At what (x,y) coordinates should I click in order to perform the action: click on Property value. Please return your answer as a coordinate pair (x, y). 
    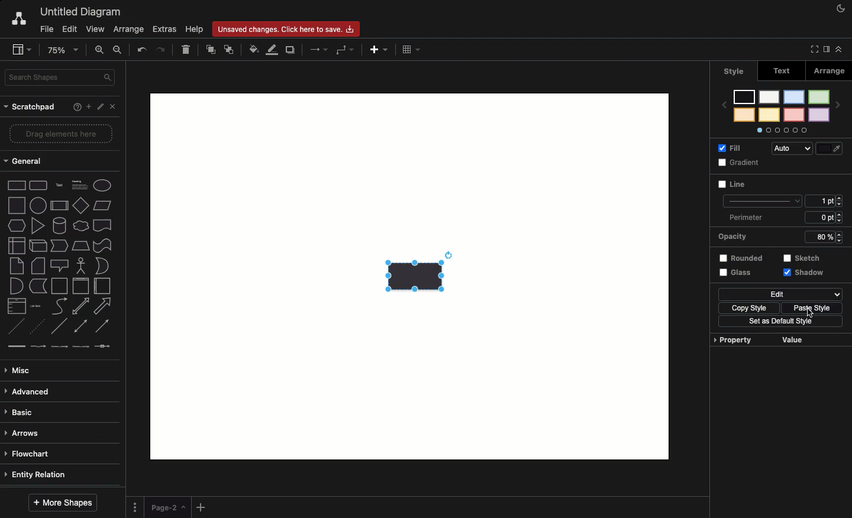
    Looking at the image, I should click on (760, 340).